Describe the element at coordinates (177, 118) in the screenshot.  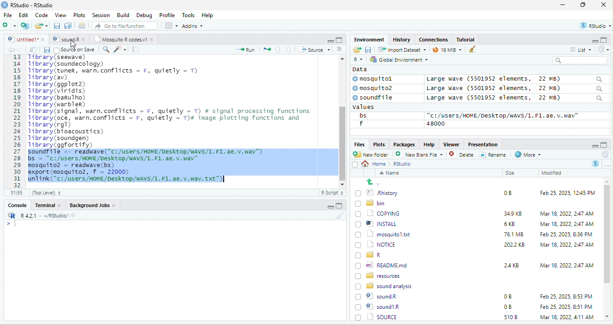
I see `fipt 2 (0) ©] Rhistory 0B Feb 25, 2025, 12:45 PM
oO bin
0) 1) copying 349K8 Mar 18,2022, 247 AM
(J ®] INSTALL 6KB Mar 18, 2022, 247 AM
(0 1) mosauitoxt T6IMB Feb 25,2025 8:36 PM
0 [3 norce 2002K8 Mar 18, 2022, 247 AM
0 @r
(7) %) READMEmd 248 Mar 18, 2022, 247 AM
(0) resources
[5 sound analysis
(0) ©) soundiR LO Feb 25, 2025, 851 PM
0 1 source s108 Mar 18, 2022, 41 AM
(71 Uninstallexe 1302KB  Apr26,2022 1.00PM ¥` at that location.